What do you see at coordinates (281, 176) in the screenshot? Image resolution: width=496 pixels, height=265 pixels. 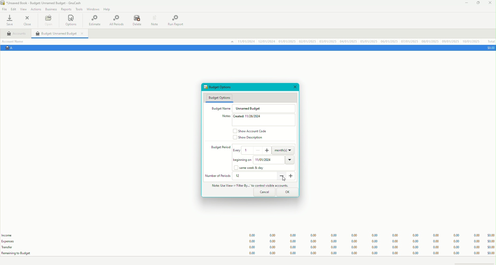 I see `decrease` at bounding box center [281, 176].